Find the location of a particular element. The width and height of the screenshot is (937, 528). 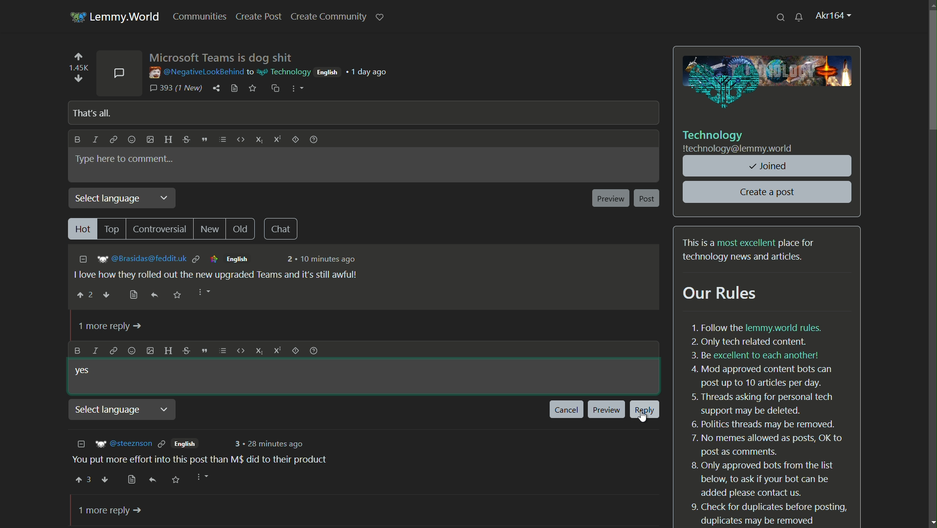

italic is located at coordinates (96, 140).